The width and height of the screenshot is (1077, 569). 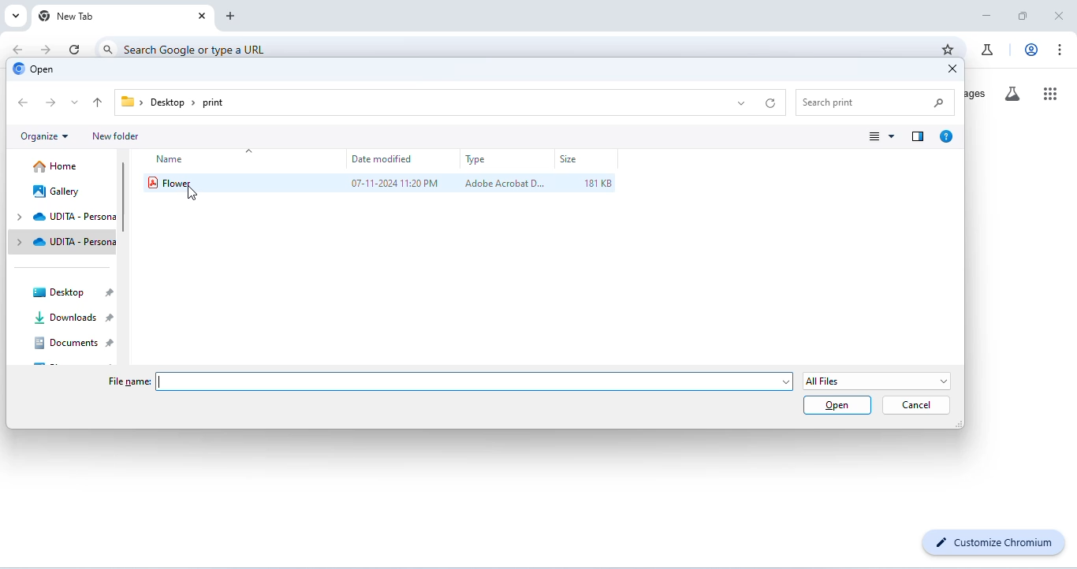 I want to click on go forward, so click(x=47, y=49).